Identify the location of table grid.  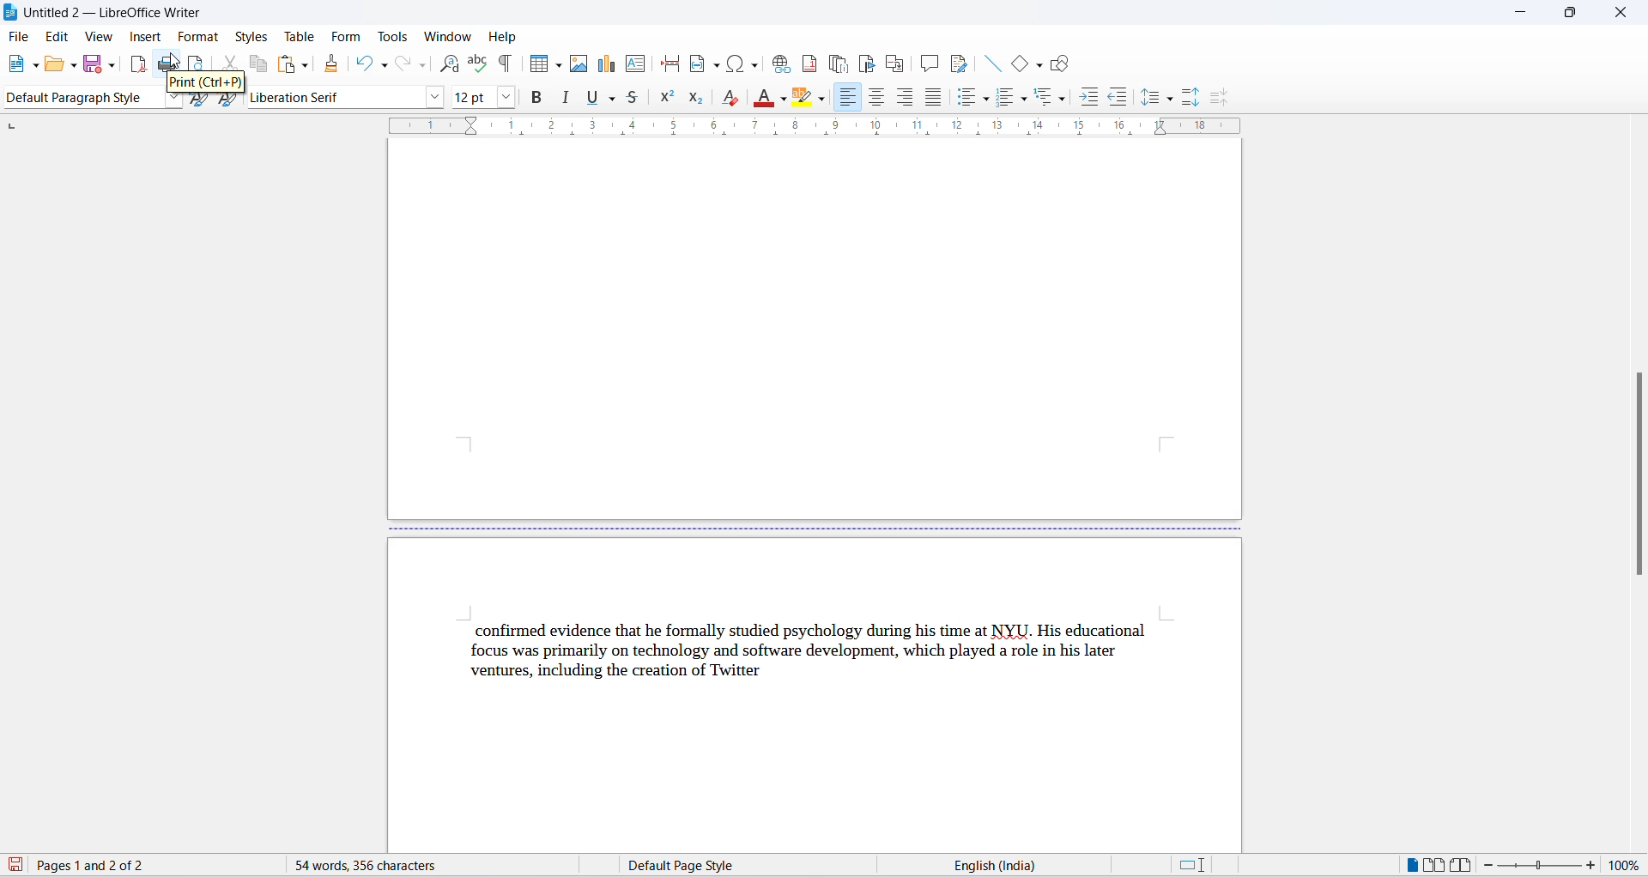
(560, 66).